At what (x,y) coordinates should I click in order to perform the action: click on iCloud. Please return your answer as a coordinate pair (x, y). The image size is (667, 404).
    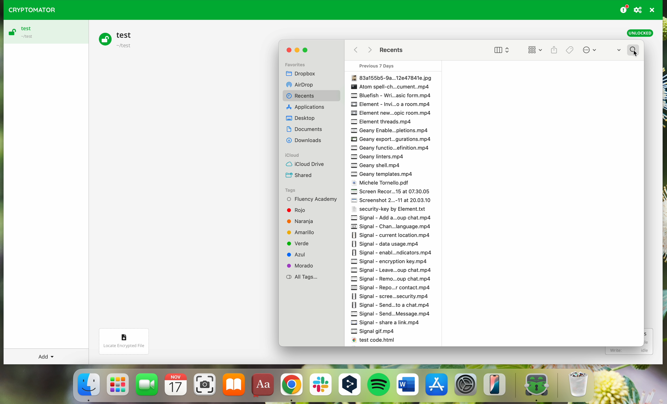
    Looking at the image, I should click on (295, 155).